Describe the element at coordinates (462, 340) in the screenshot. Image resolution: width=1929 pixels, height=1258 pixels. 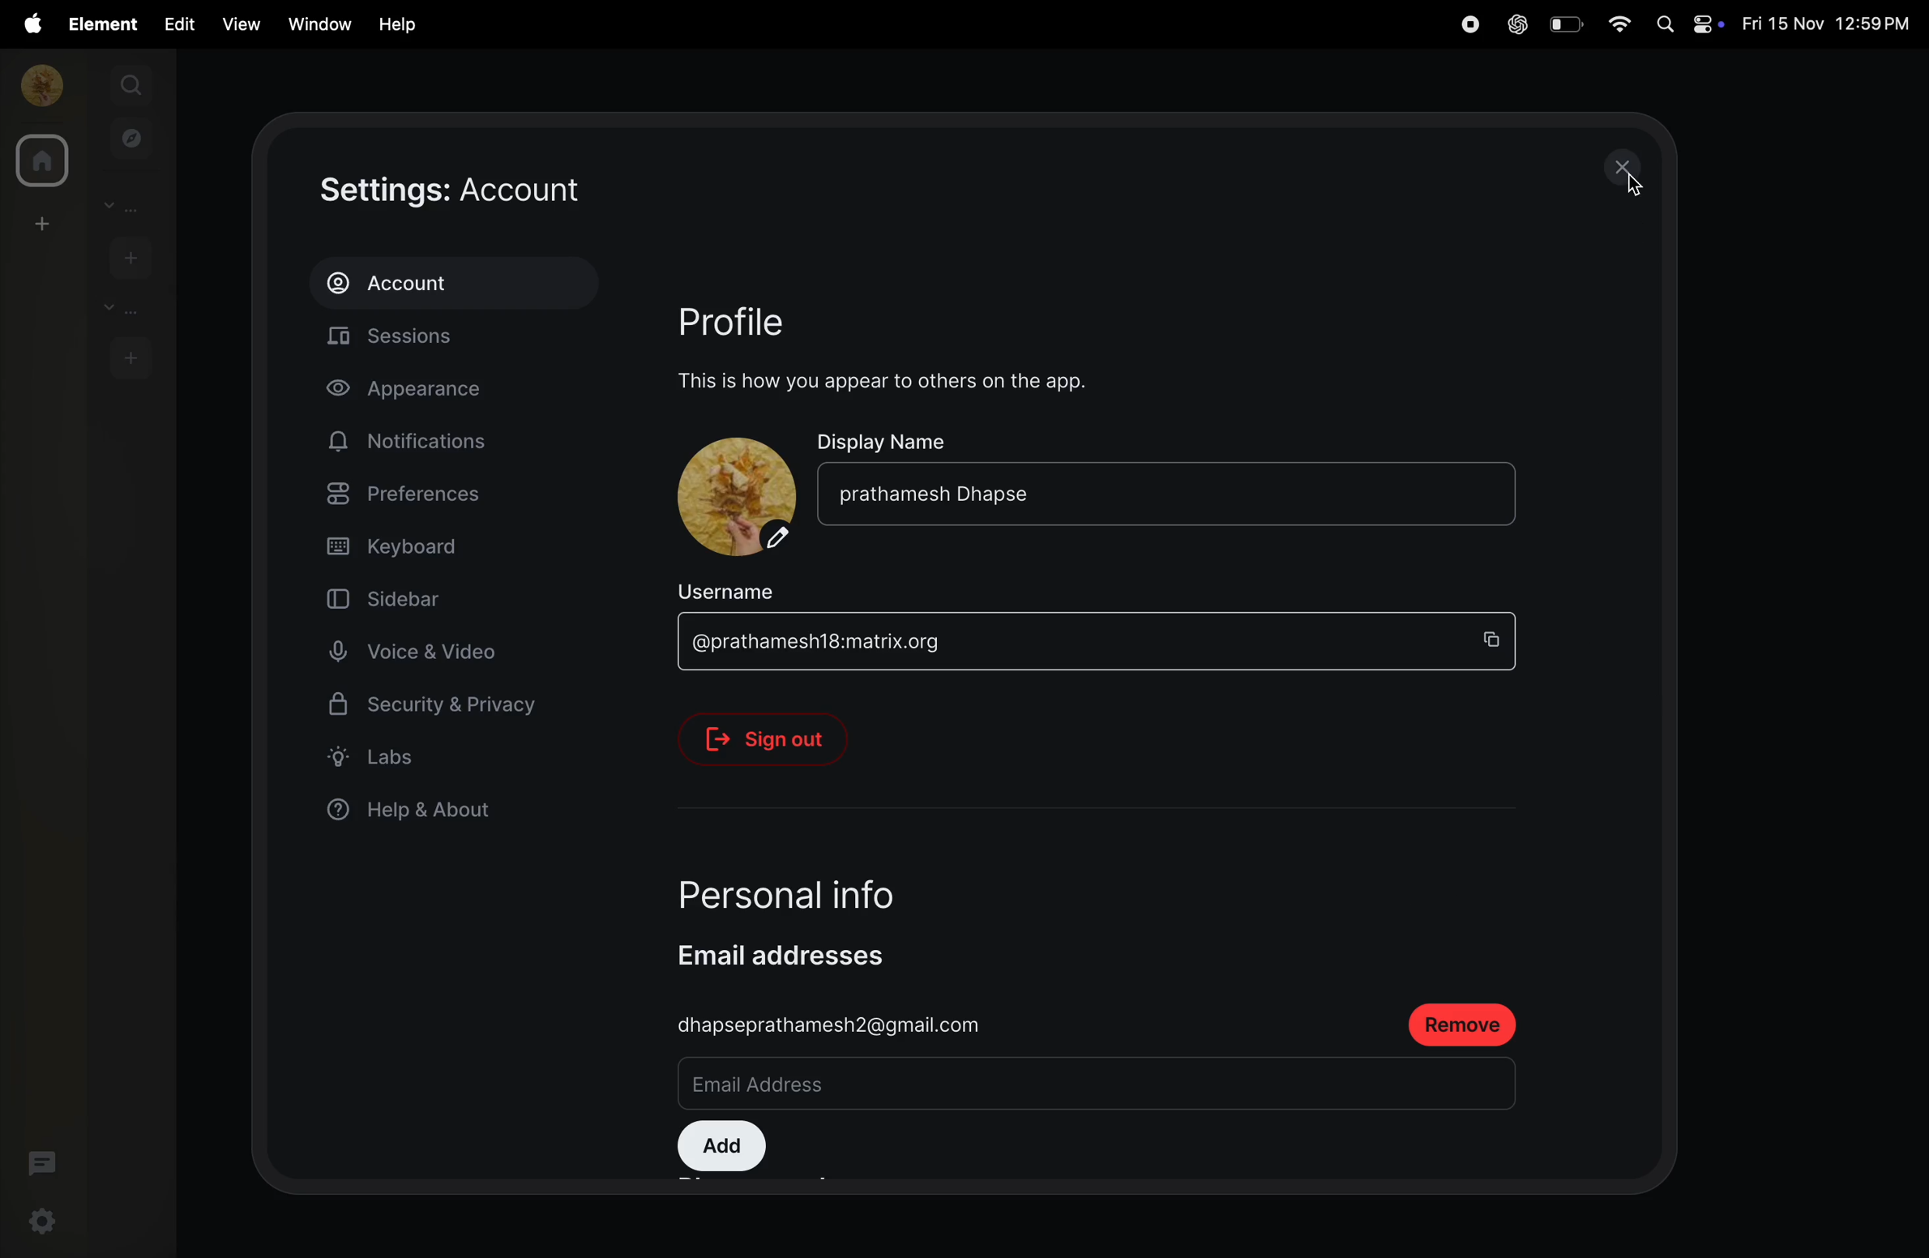
I see `sessions` at that location.